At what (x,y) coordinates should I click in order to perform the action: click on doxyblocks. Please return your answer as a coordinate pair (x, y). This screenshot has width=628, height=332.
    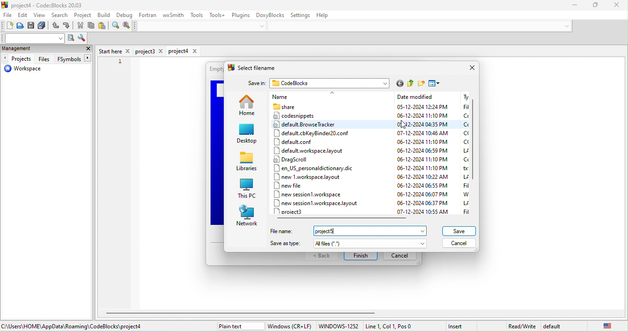
    Looking at the image, I should click on (270, 14).